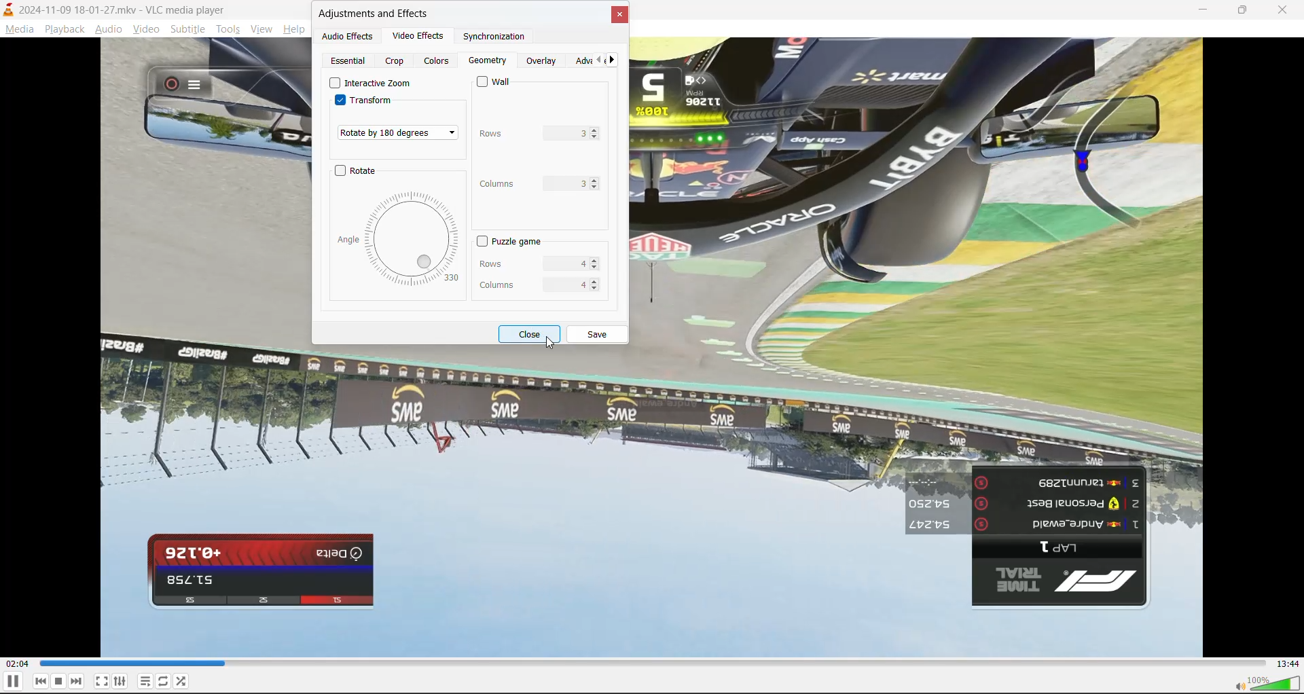 This screenshot has height=694, width=1304. What do you see at coordinates (162, 683) in the screenshot?
I see `loop` at bounding box center [162, 683].